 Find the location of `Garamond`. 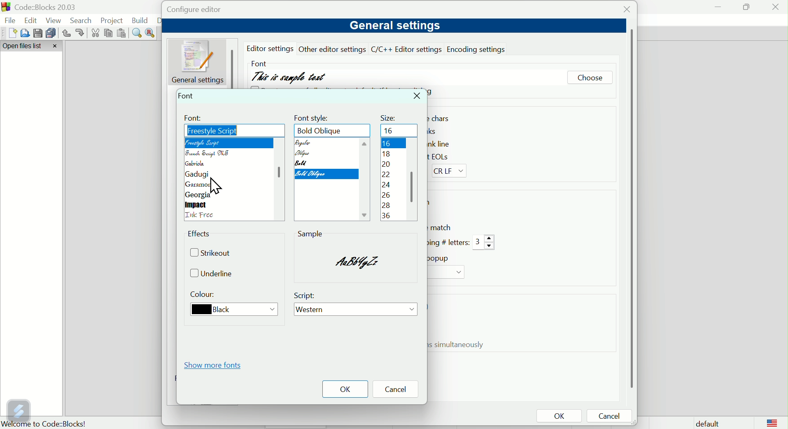

Garamond is located at coordinates (202, 185).